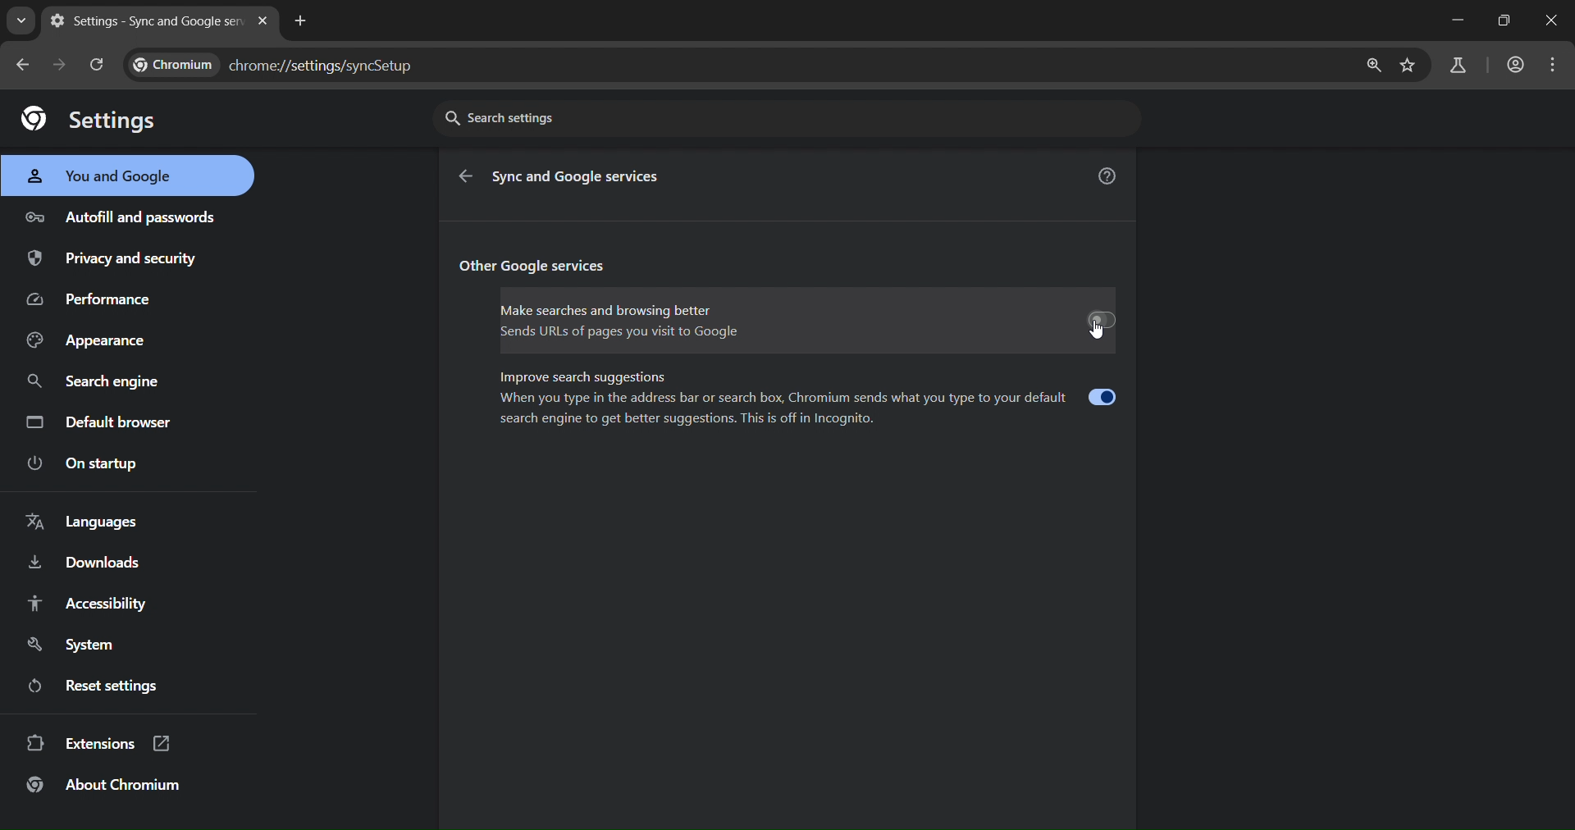  What do you see at coordinates (1555, 63) in the screenshot?
I see `menu` at bounding box center [1555, 63].